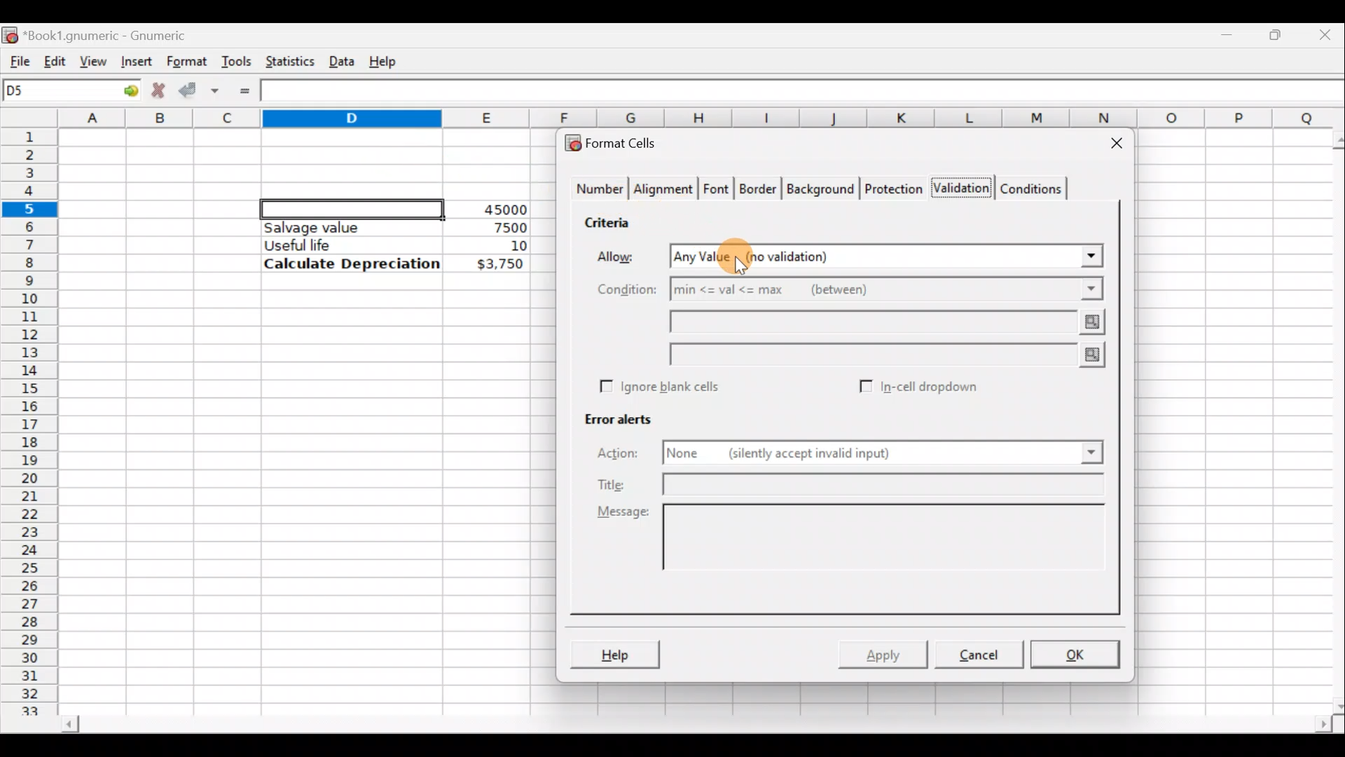 This screenshot has height=757, width=1345. Describe the element at coordinates (759, 192) in the screenshot. I see `Border` at that location.